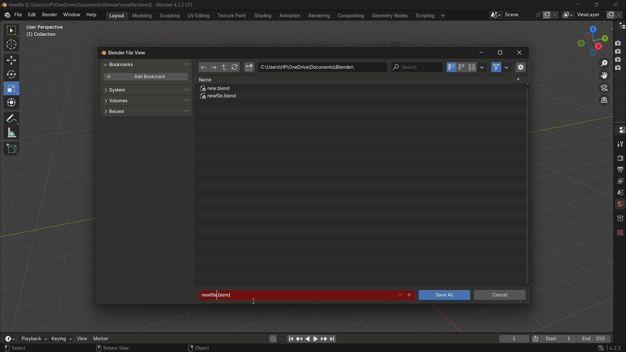 The height and width of the screenshot is (352, 626). What do you see at coordinates (101, 53) in the screenshot?
I see `blend logo` at bounding box center [101, 53].